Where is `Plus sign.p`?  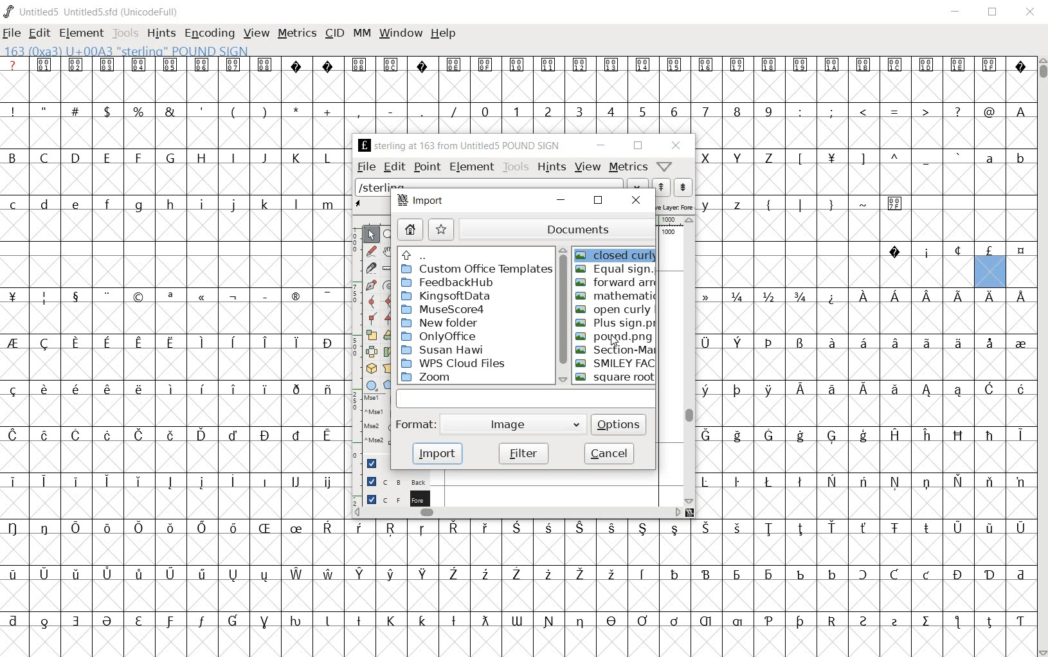 Plus sign.p is located at coordinates (615, 325).